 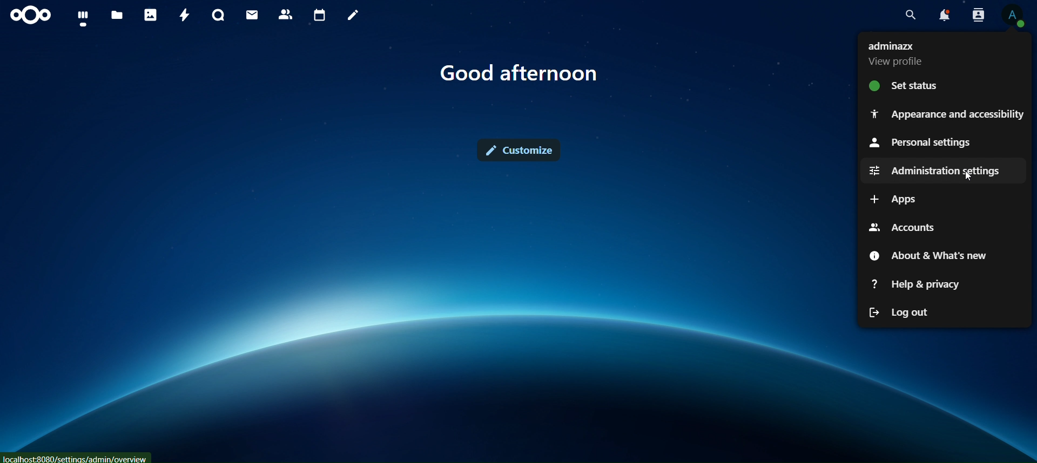 What do you see at coordinates (252, 16) in the screenshot?
I see `mail` at bounding box center [252, 16].